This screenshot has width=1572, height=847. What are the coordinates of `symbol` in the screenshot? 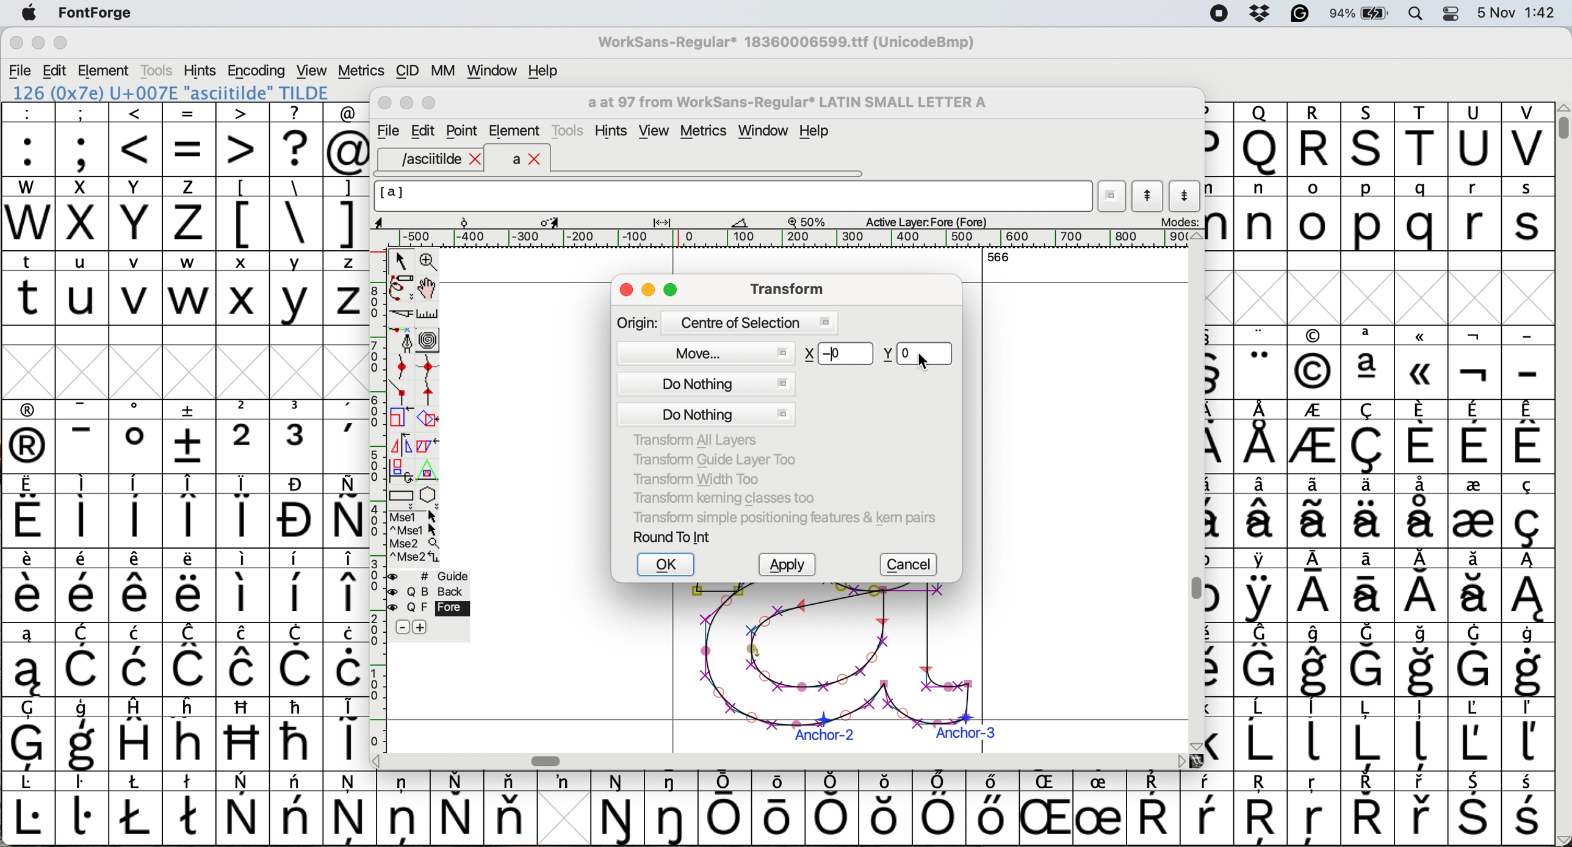 It's located at (1473, 733).